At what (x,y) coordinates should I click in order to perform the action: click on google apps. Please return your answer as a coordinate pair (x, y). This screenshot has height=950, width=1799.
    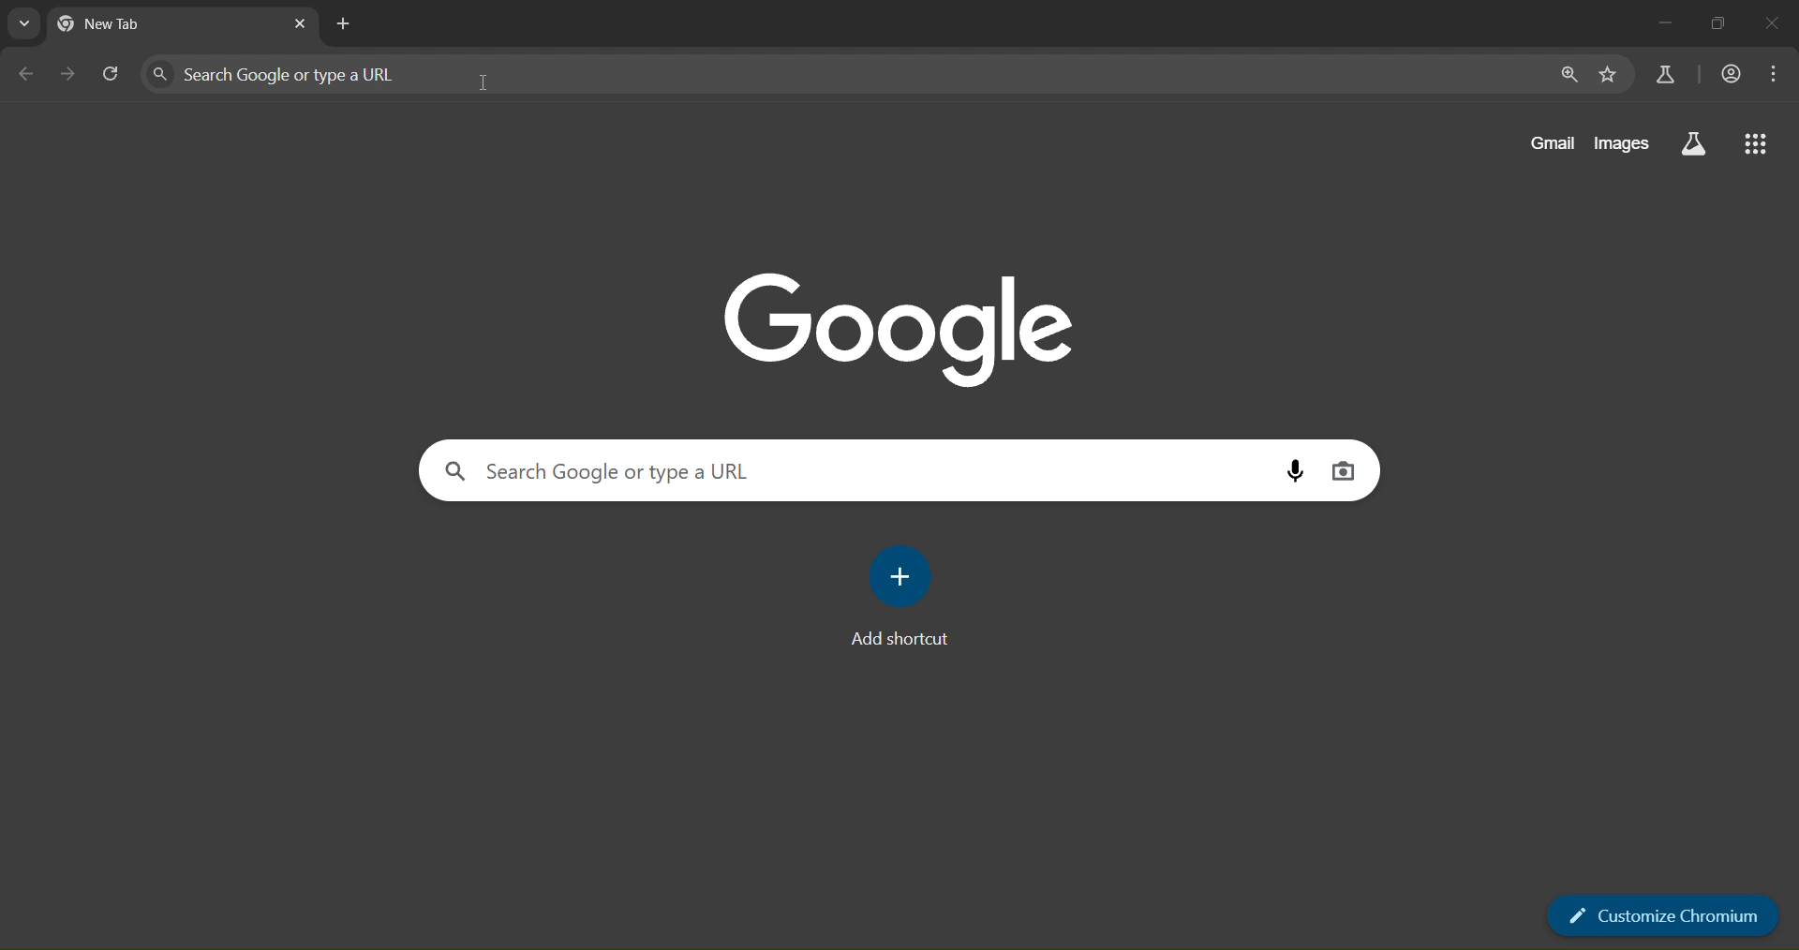
    Looking at the image, I should click on (1757, 142).